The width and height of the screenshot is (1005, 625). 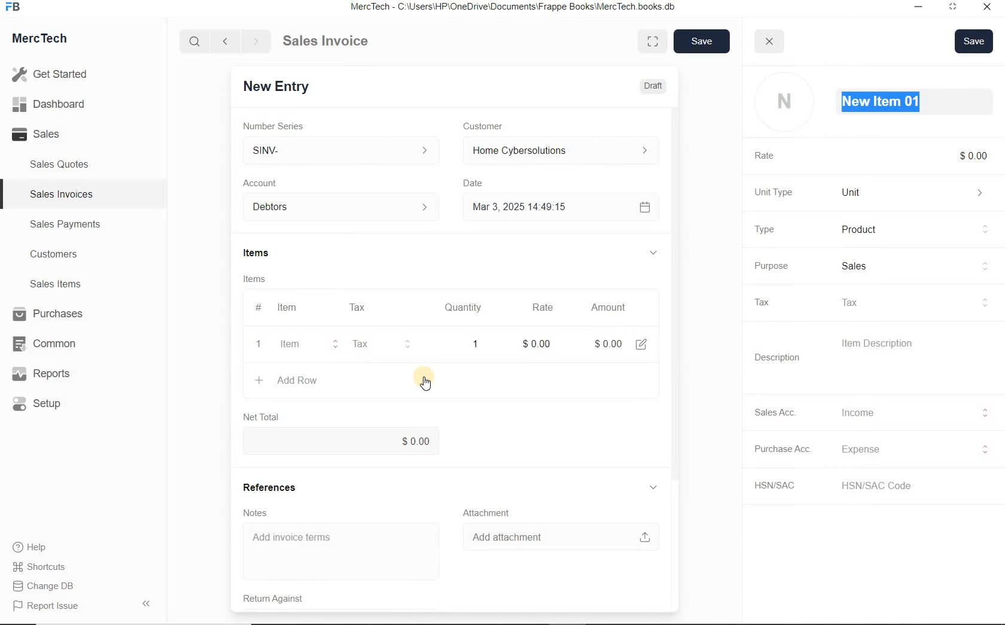 I want to click on Product, so click(x=915, y=229).